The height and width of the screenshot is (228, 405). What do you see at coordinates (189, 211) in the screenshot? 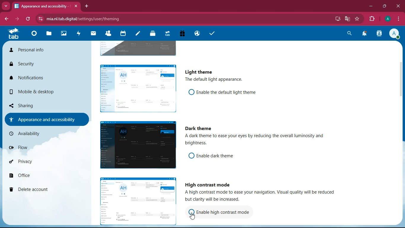
I see `on/off button` at bounding box center [189, 211].